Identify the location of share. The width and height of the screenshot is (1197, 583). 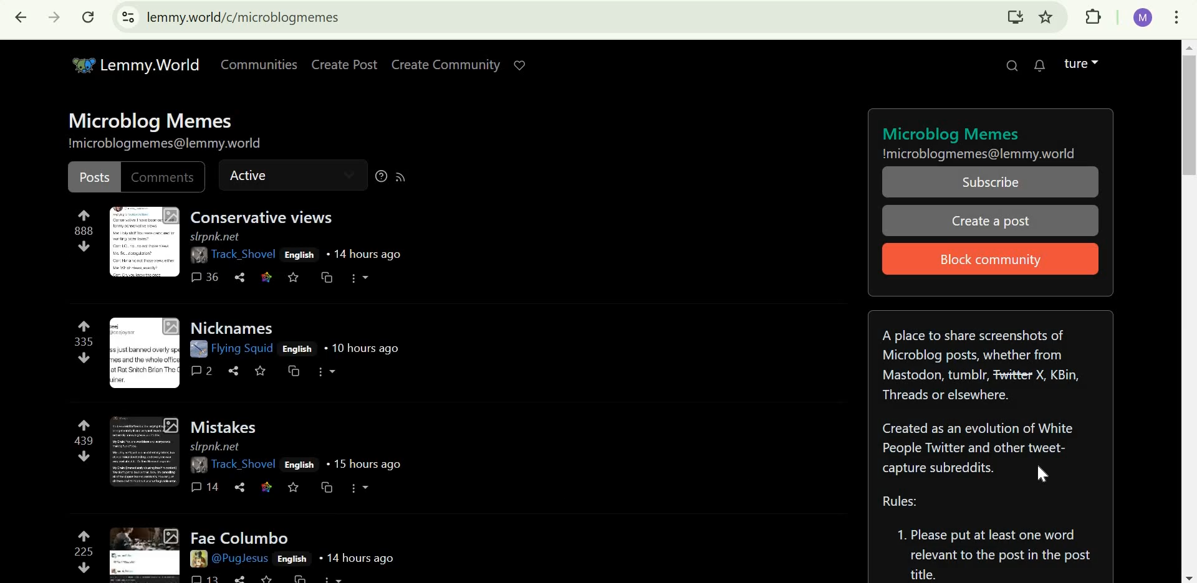
(241, 488).